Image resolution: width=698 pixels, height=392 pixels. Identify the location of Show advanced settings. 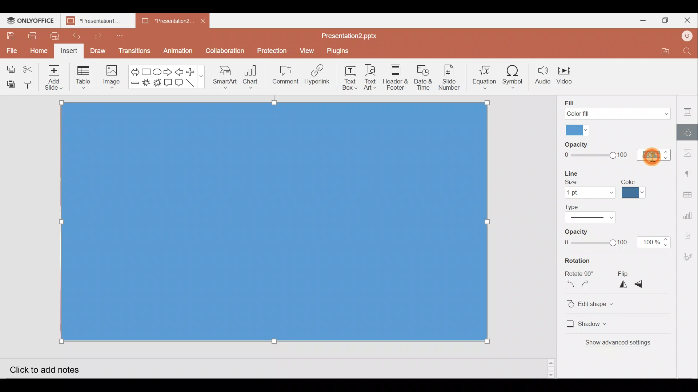
(621, 344).